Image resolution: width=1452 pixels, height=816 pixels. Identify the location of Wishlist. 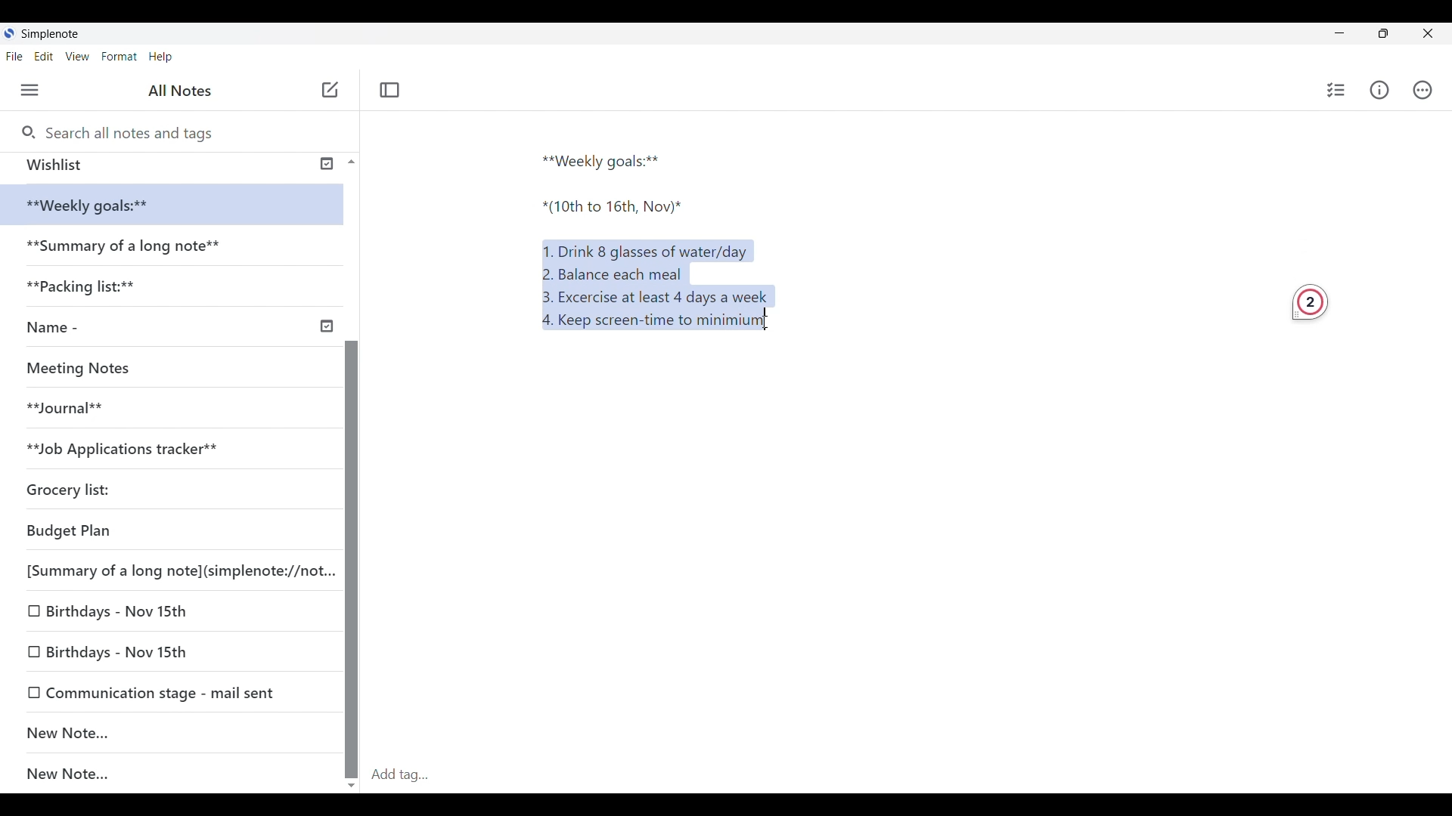
(168, 165).